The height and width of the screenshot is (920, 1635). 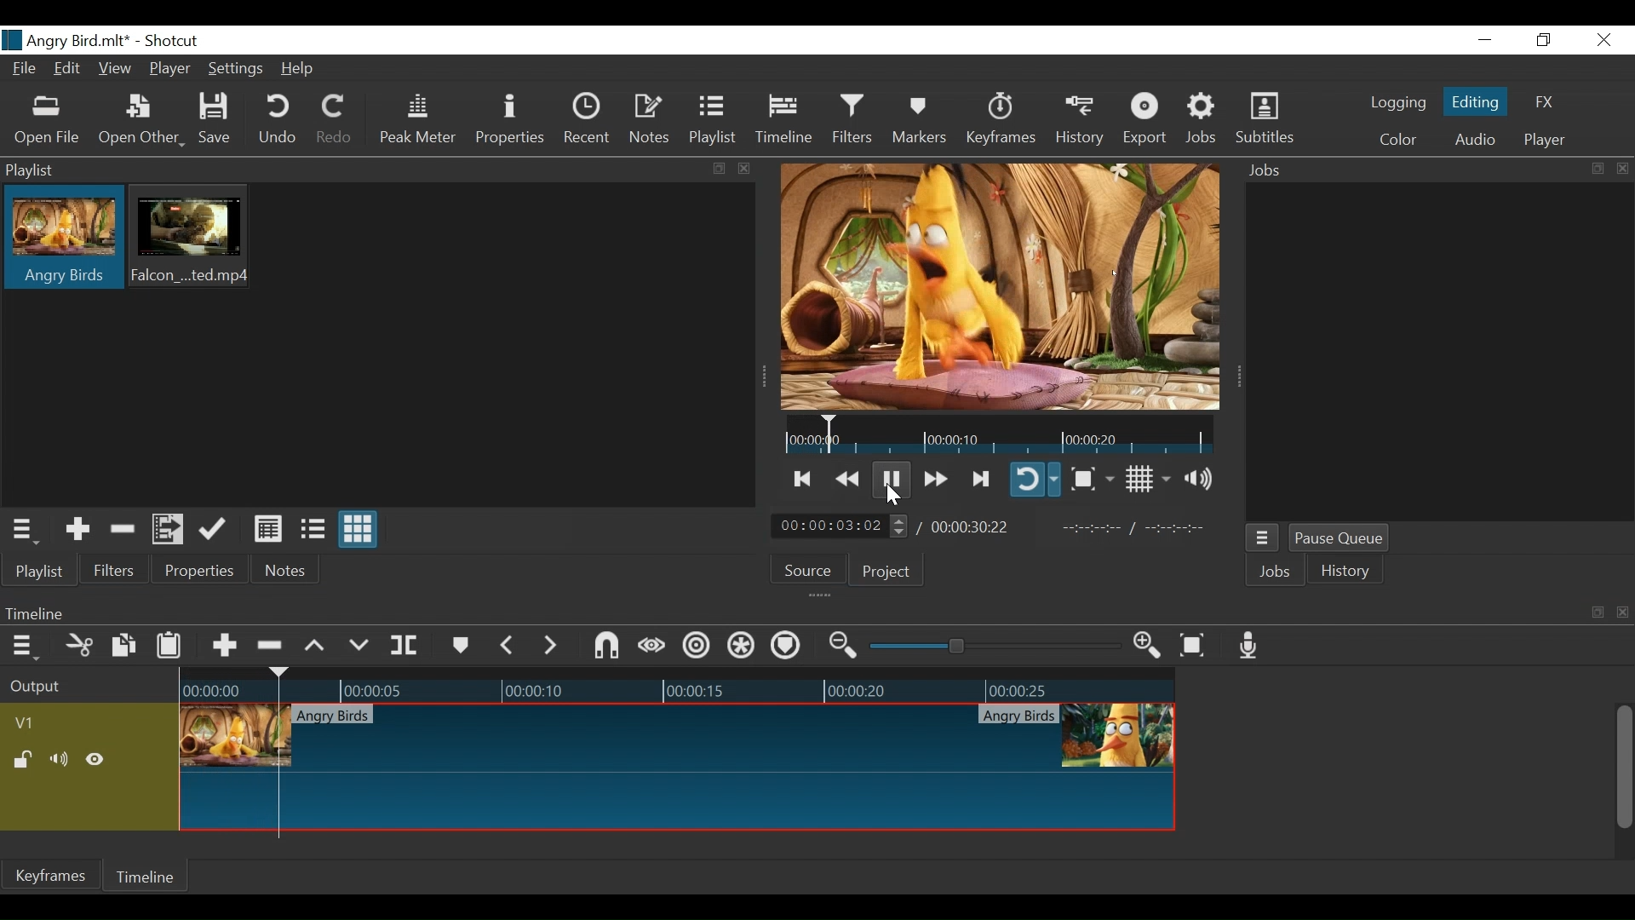 What do you see at coordinates (272, 643) in the screenshot?
I see `Ripple Delete` at bounding box center [272, 643].